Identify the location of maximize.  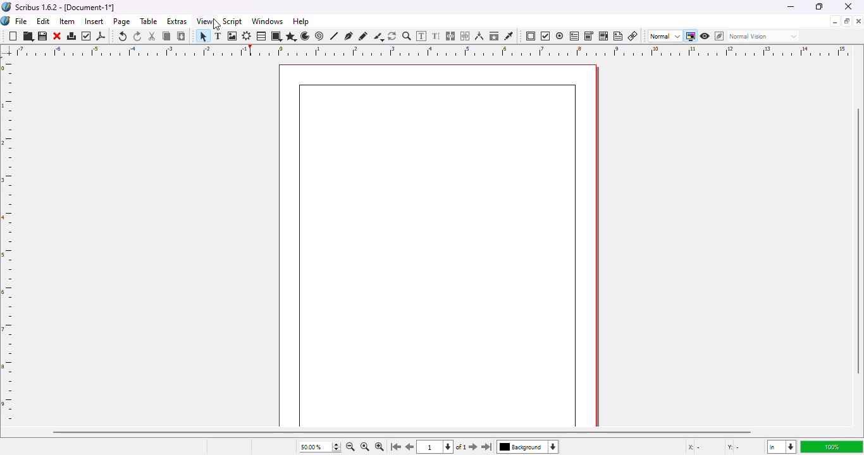
(818, 6).